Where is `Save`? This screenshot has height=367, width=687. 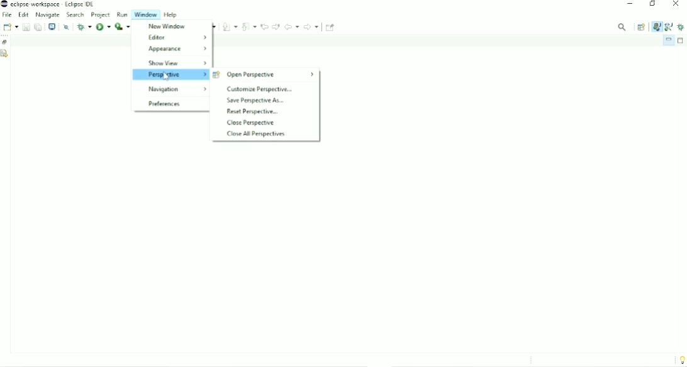 Save is located at coordinates (25, 27).